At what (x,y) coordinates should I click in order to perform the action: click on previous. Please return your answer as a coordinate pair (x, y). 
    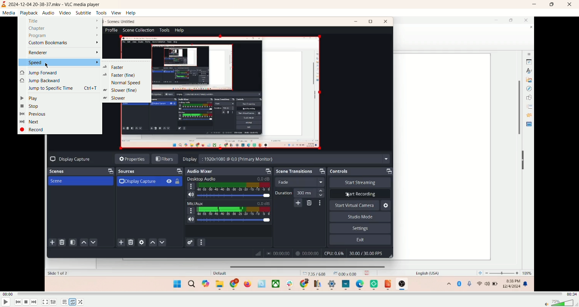
    Looking at the image, I should click on (33, 114).